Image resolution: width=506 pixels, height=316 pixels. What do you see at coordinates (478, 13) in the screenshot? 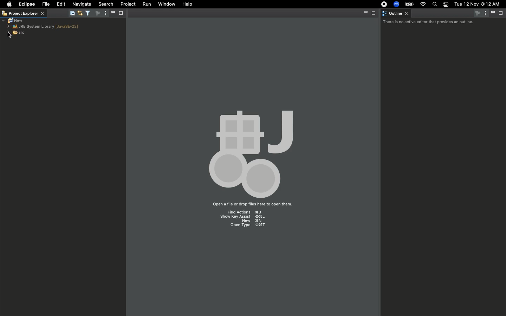
I see `Focus` at bounding box center [478, 13].